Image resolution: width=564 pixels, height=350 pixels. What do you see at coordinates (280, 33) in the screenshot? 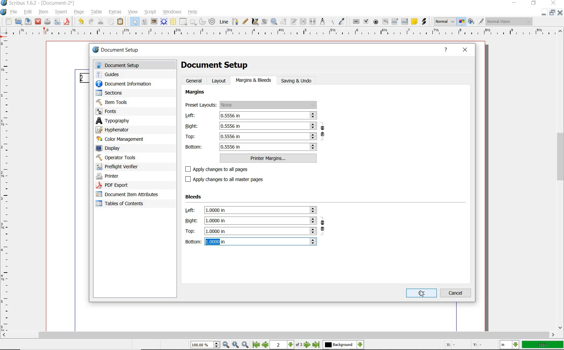
I see `Horizontal MArgin` at bounding box center [280, 33].